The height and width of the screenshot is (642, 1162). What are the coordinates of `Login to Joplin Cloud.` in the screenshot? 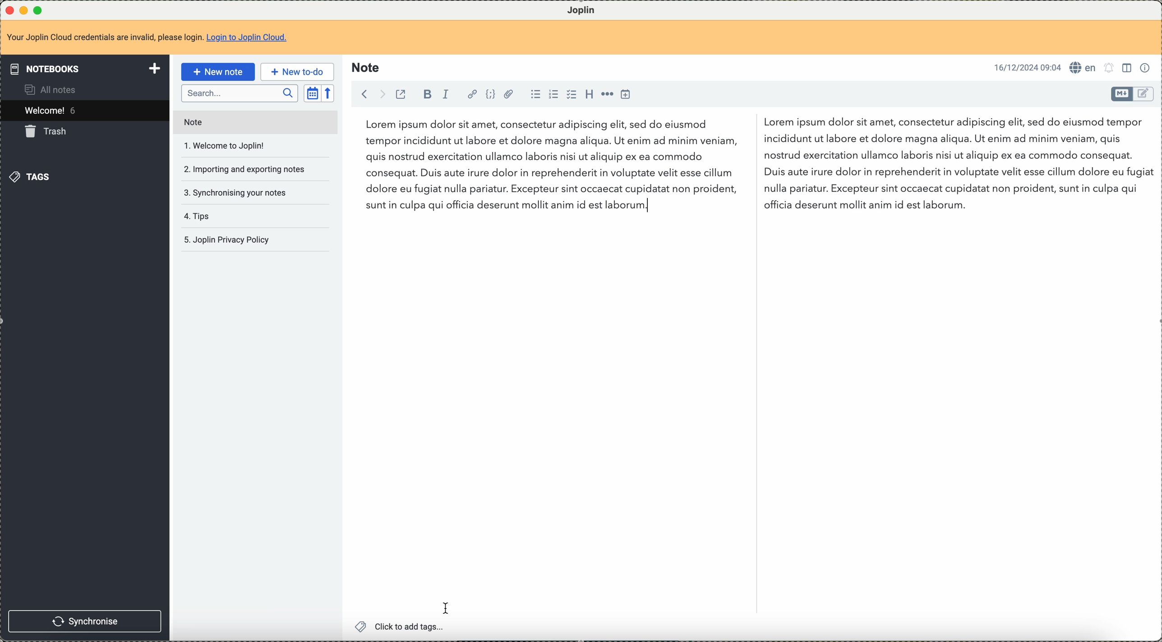 It's located at (250, 39).